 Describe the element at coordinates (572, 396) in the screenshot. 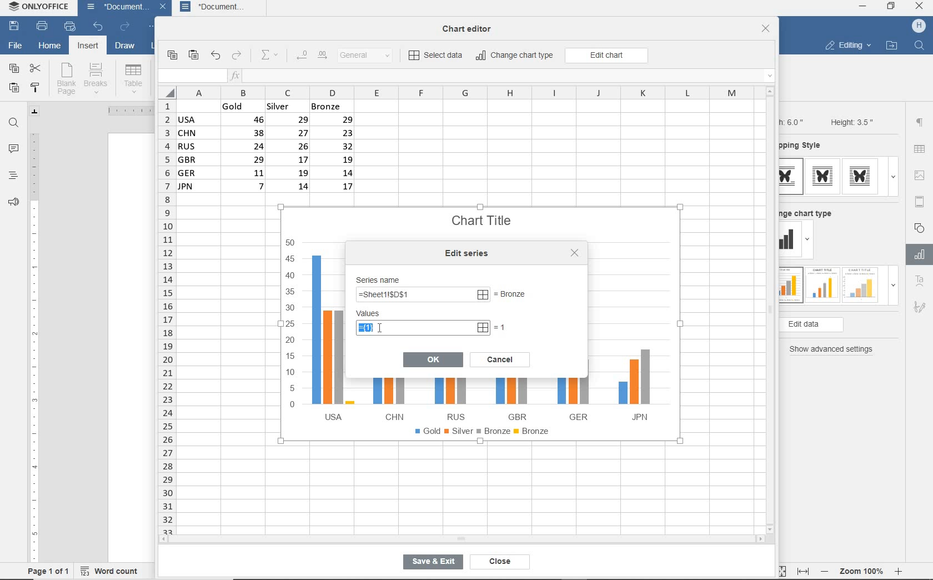

I see `GER` at that location.